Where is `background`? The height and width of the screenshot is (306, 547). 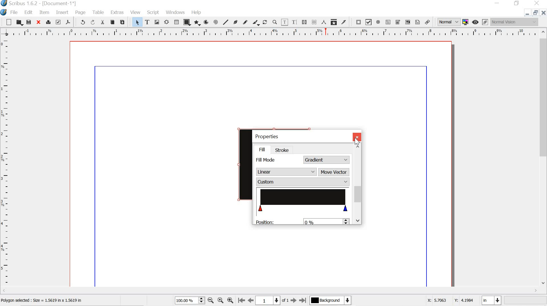 background is located at coordinates (333, 301).